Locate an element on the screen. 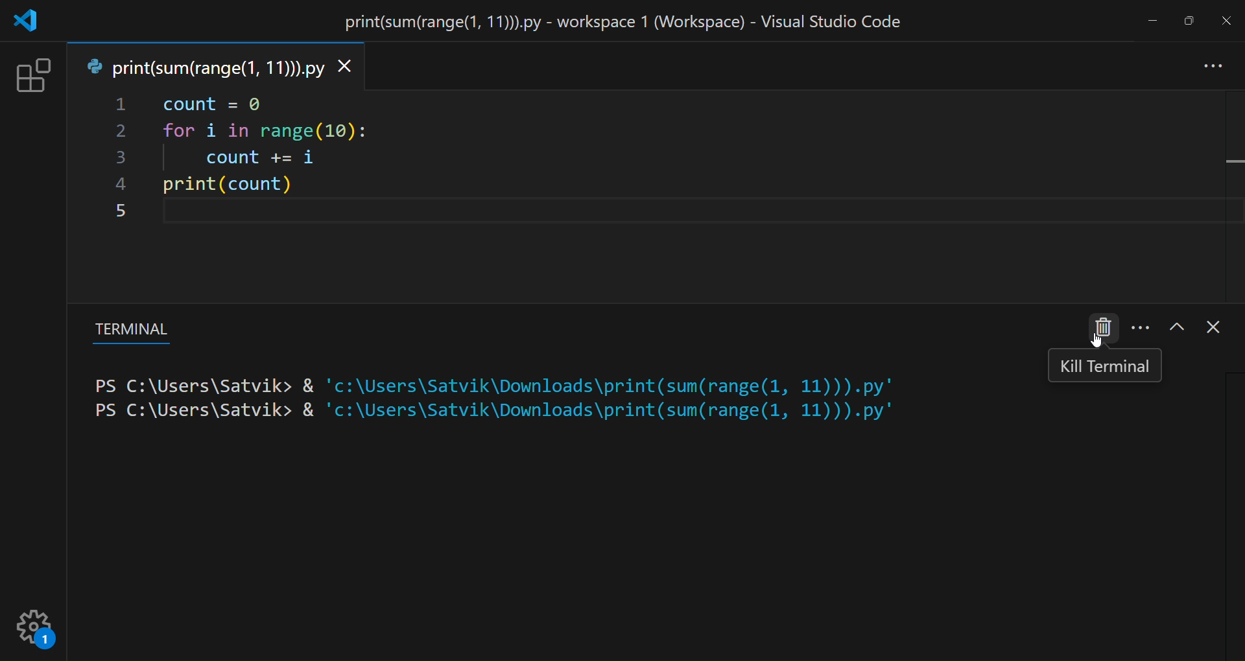  maximize panel is located at coordinates (1174, 327).